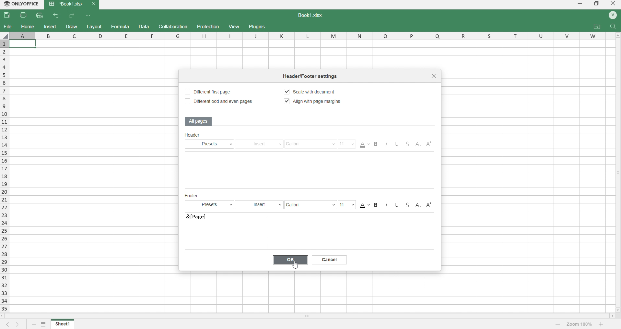  I want to click on Size, so click(347, 144).